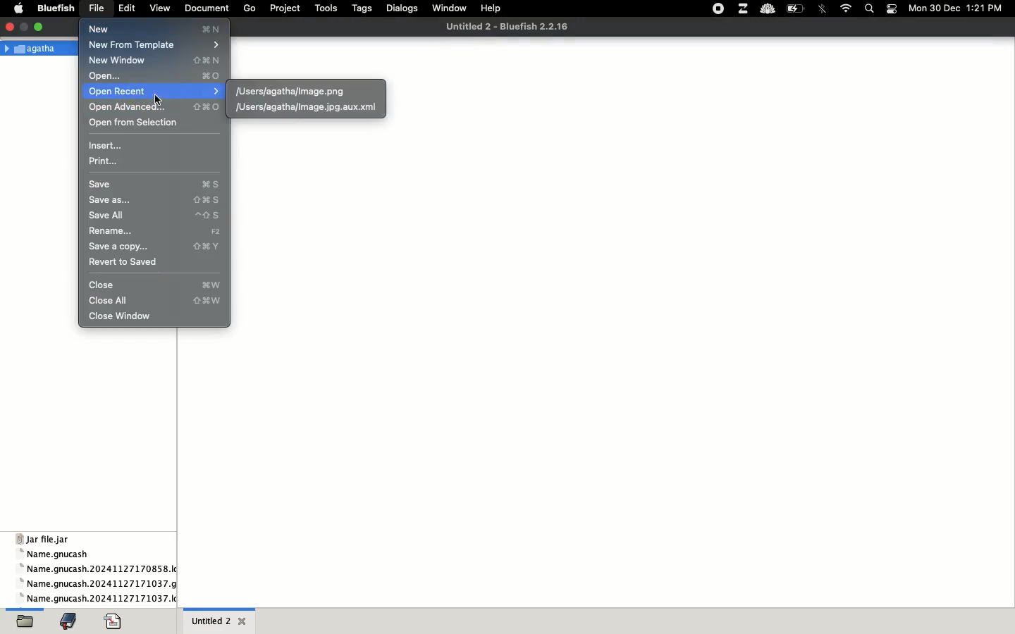 This screenshot has width=1015, height=634. I want to click on bookmark, so click(68, 619).